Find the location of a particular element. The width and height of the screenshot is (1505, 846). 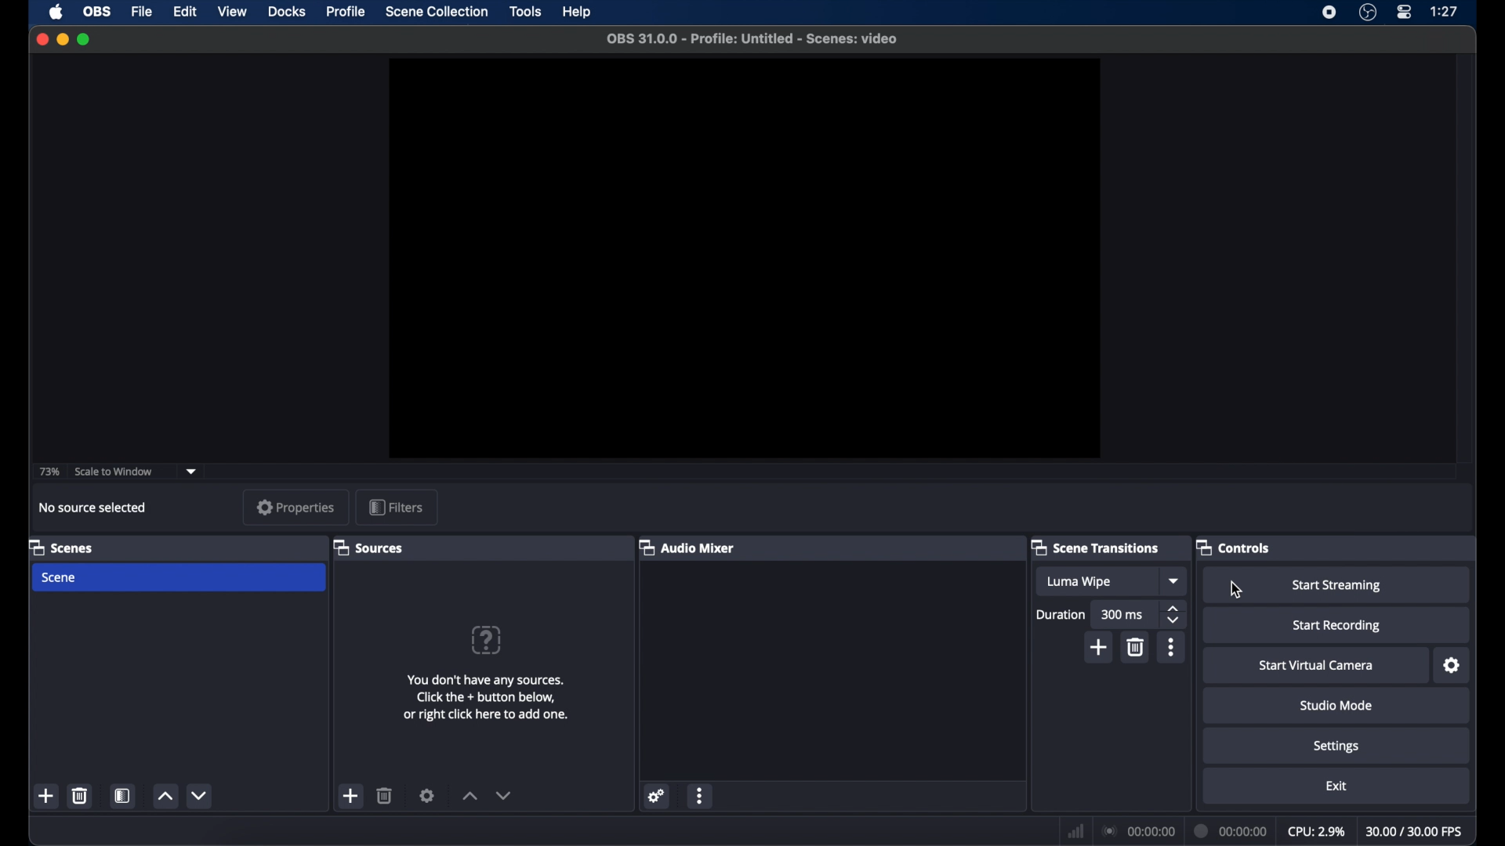

add sources information is located at coordinates (488, 697).